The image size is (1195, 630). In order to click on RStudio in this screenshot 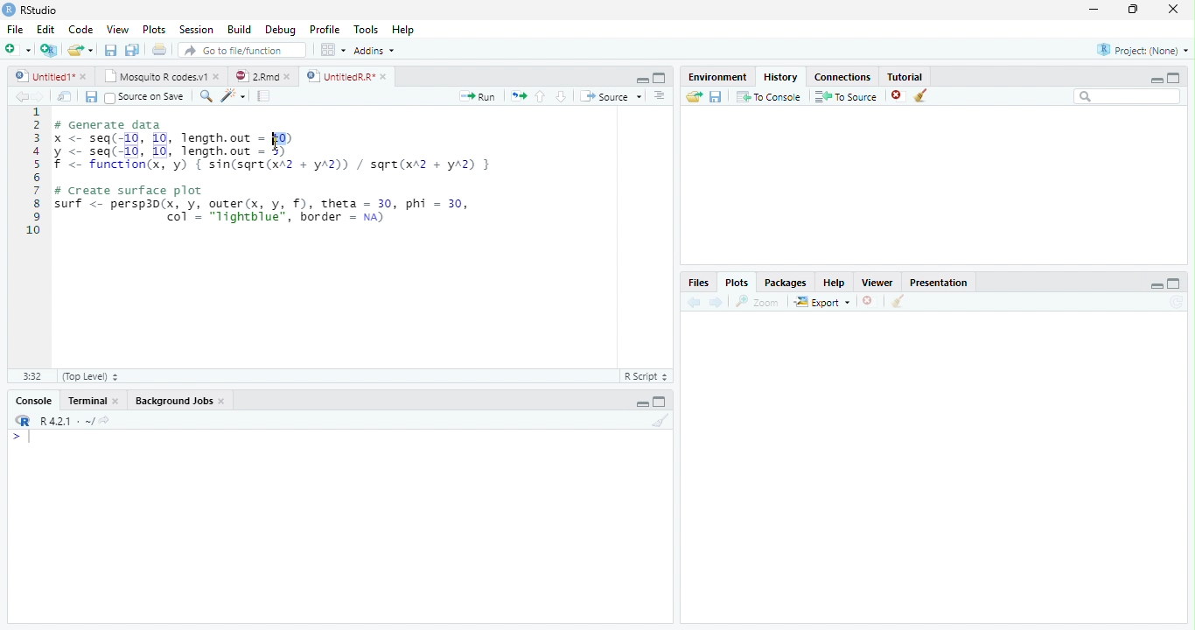, I will do `click(30, 10)`.